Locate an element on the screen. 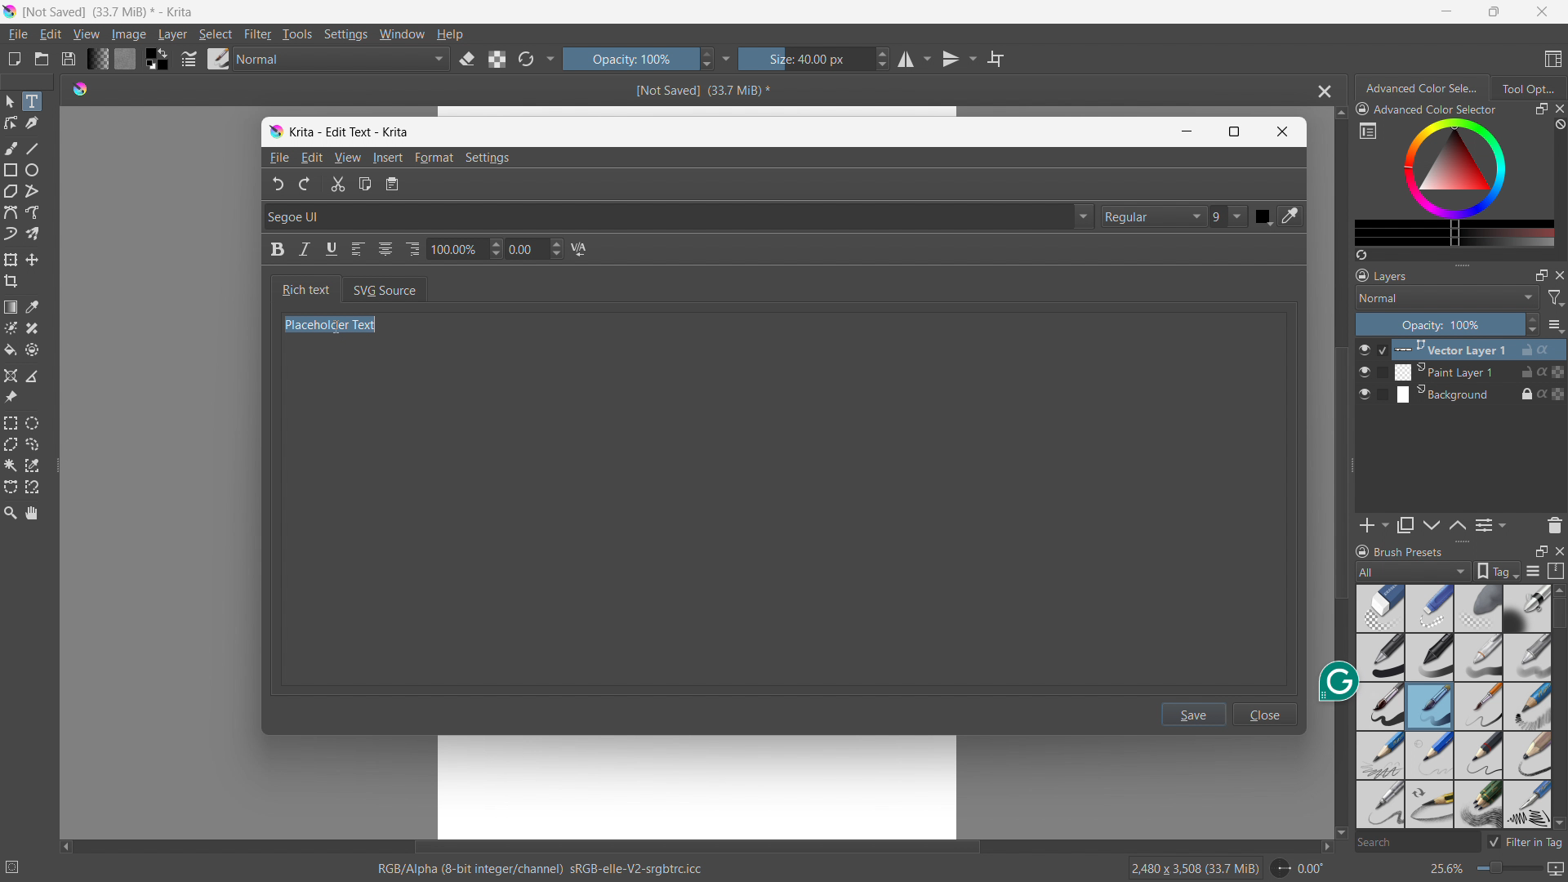  freehand brush tool is located at coordinates (12, 148).